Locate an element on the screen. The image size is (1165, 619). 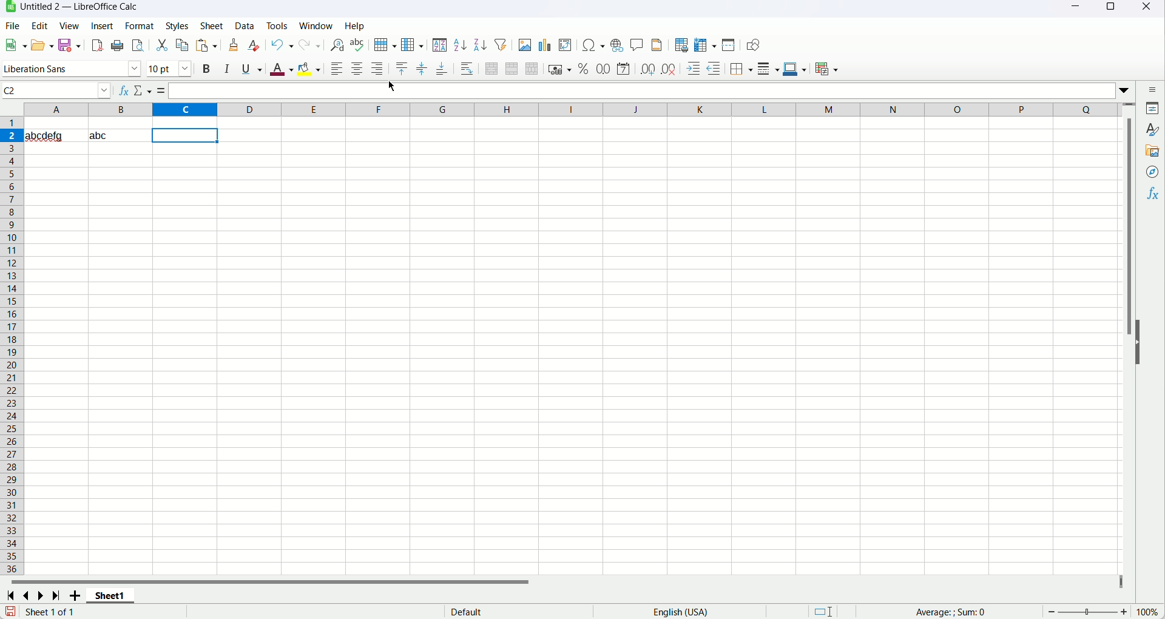
insert comment is located at coordinates (638, 44).